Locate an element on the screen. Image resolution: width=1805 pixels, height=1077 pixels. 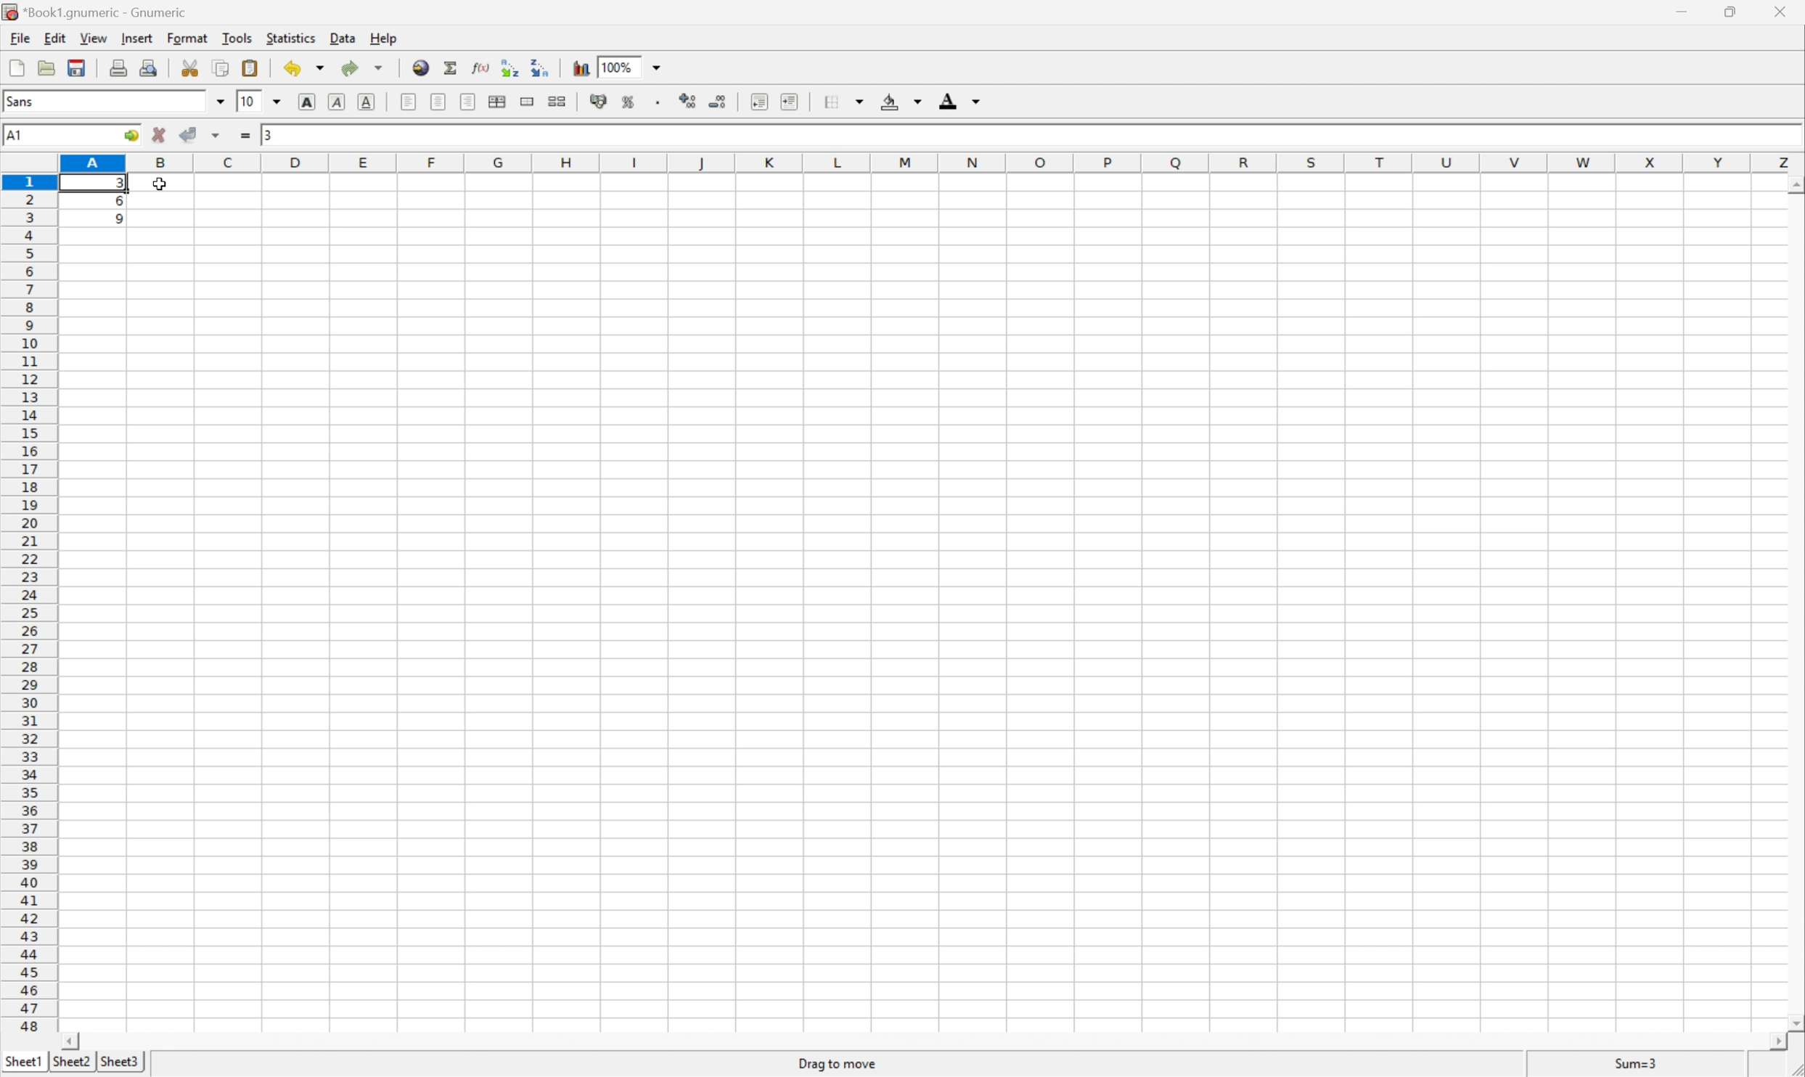
5 is located at coordinates (114, 221).